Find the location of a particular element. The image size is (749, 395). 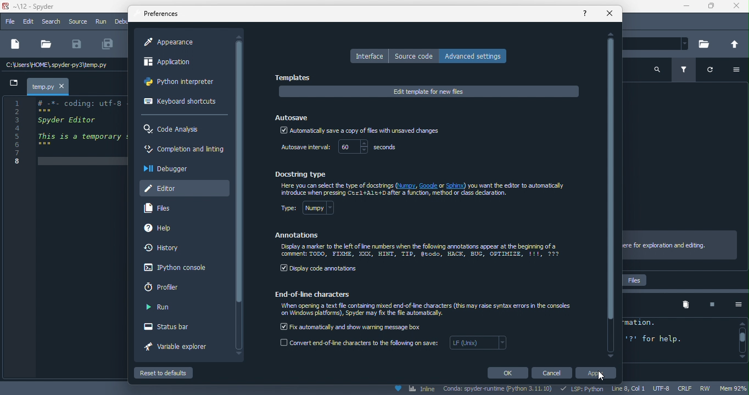

open is located at coordinates (46, 44).